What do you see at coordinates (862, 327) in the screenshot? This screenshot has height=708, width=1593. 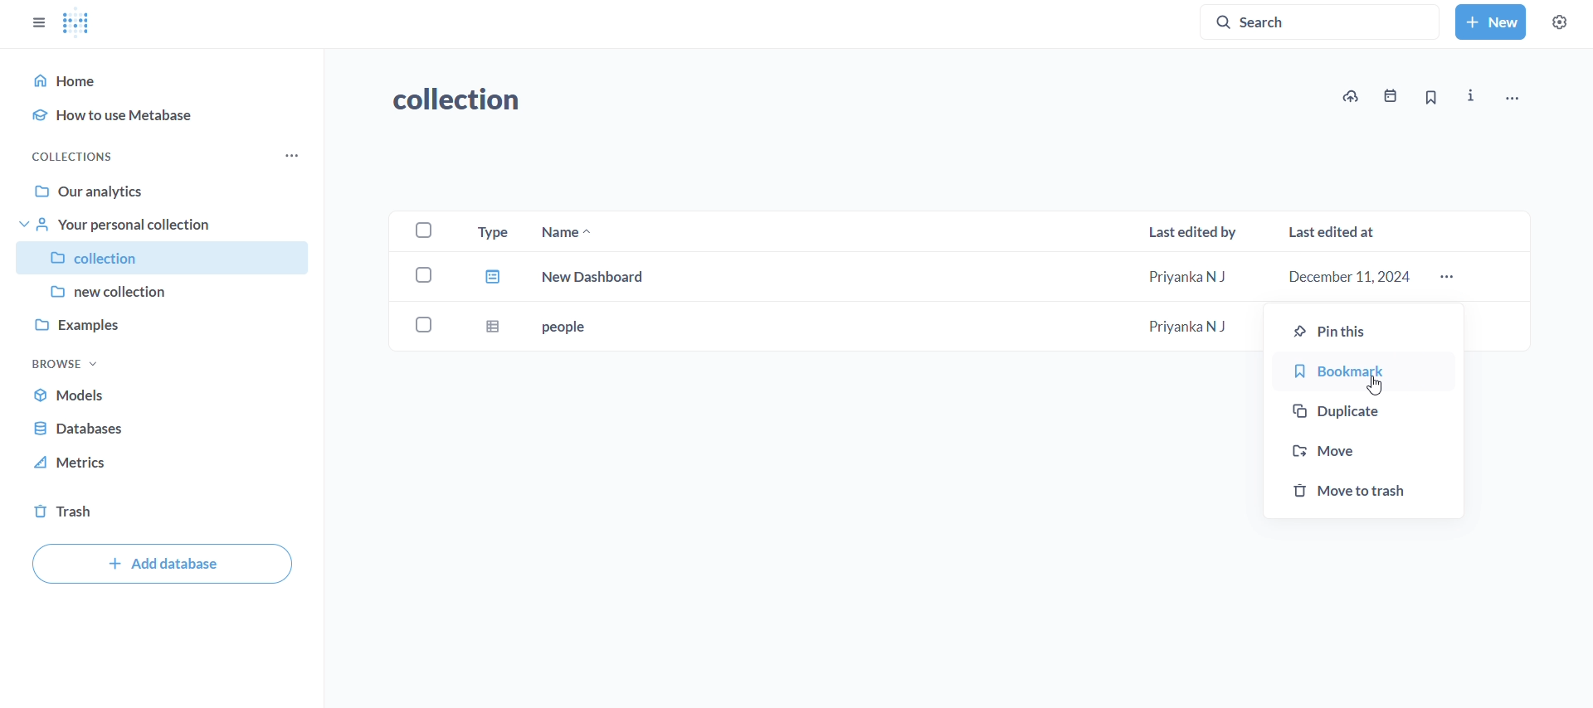 I see `people` at bounding box center [862, 327].